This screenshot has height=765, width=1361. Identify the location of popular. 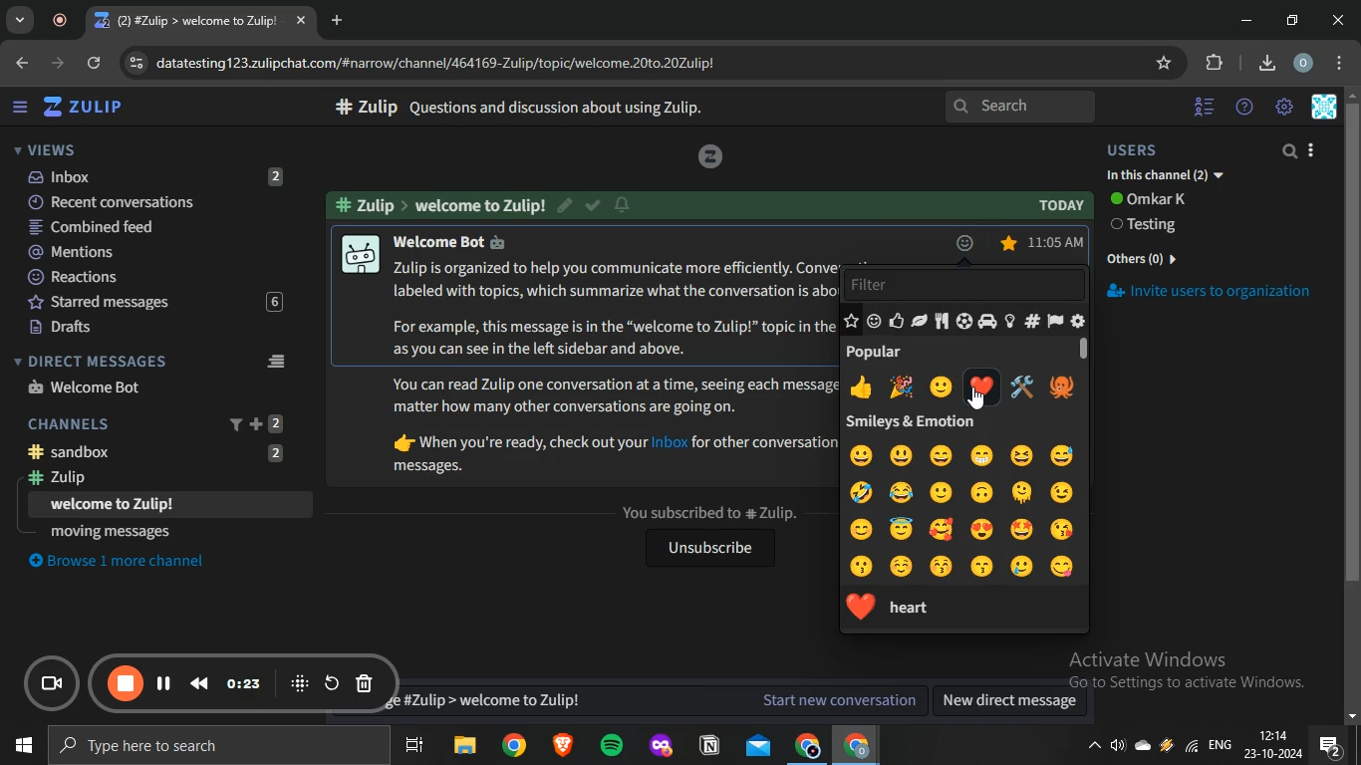
(877, 352).